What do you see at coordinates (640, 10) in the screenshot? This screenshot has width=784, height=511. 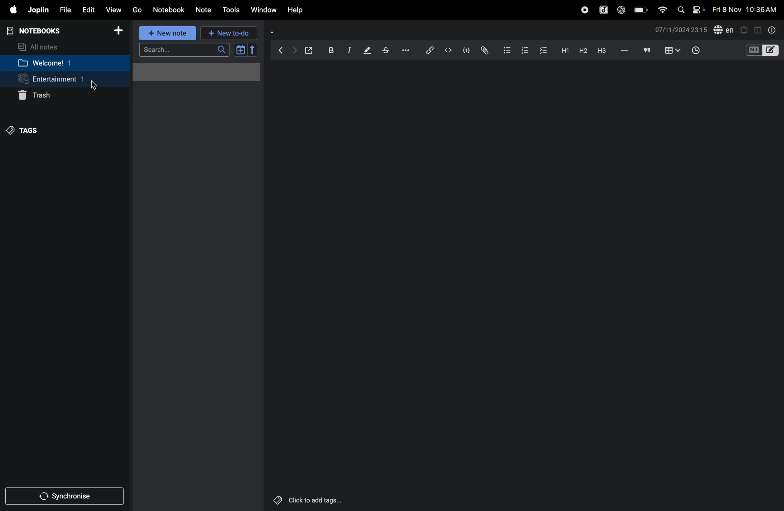 I see `battery` at bounding box center [640, 10].